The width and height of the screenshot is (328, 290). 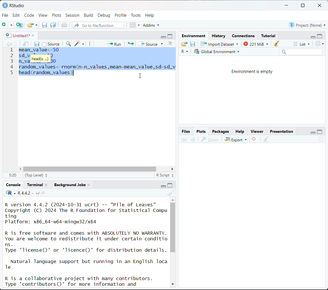 I want to click on untitled1, so click(x=16, y=35).